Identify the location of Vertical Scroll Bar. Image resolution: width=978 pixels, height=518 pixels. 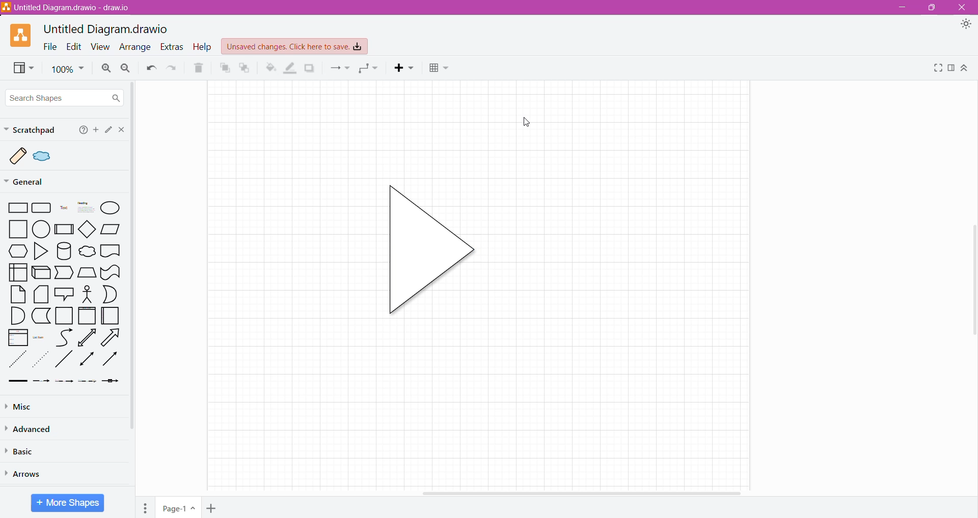
(972, 281).